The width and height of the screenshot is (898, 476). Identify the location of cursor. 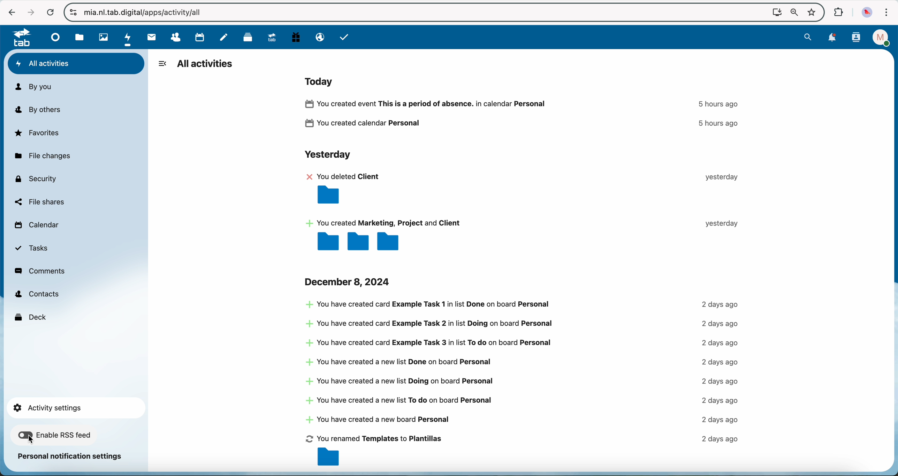
(31, 439).